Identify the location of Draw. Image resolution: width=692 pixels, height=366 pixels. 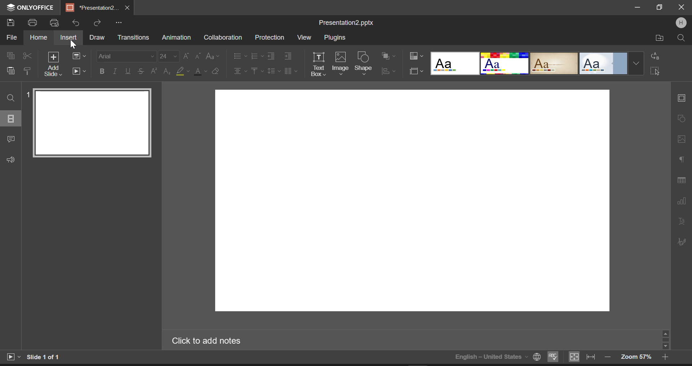
(97, 37).